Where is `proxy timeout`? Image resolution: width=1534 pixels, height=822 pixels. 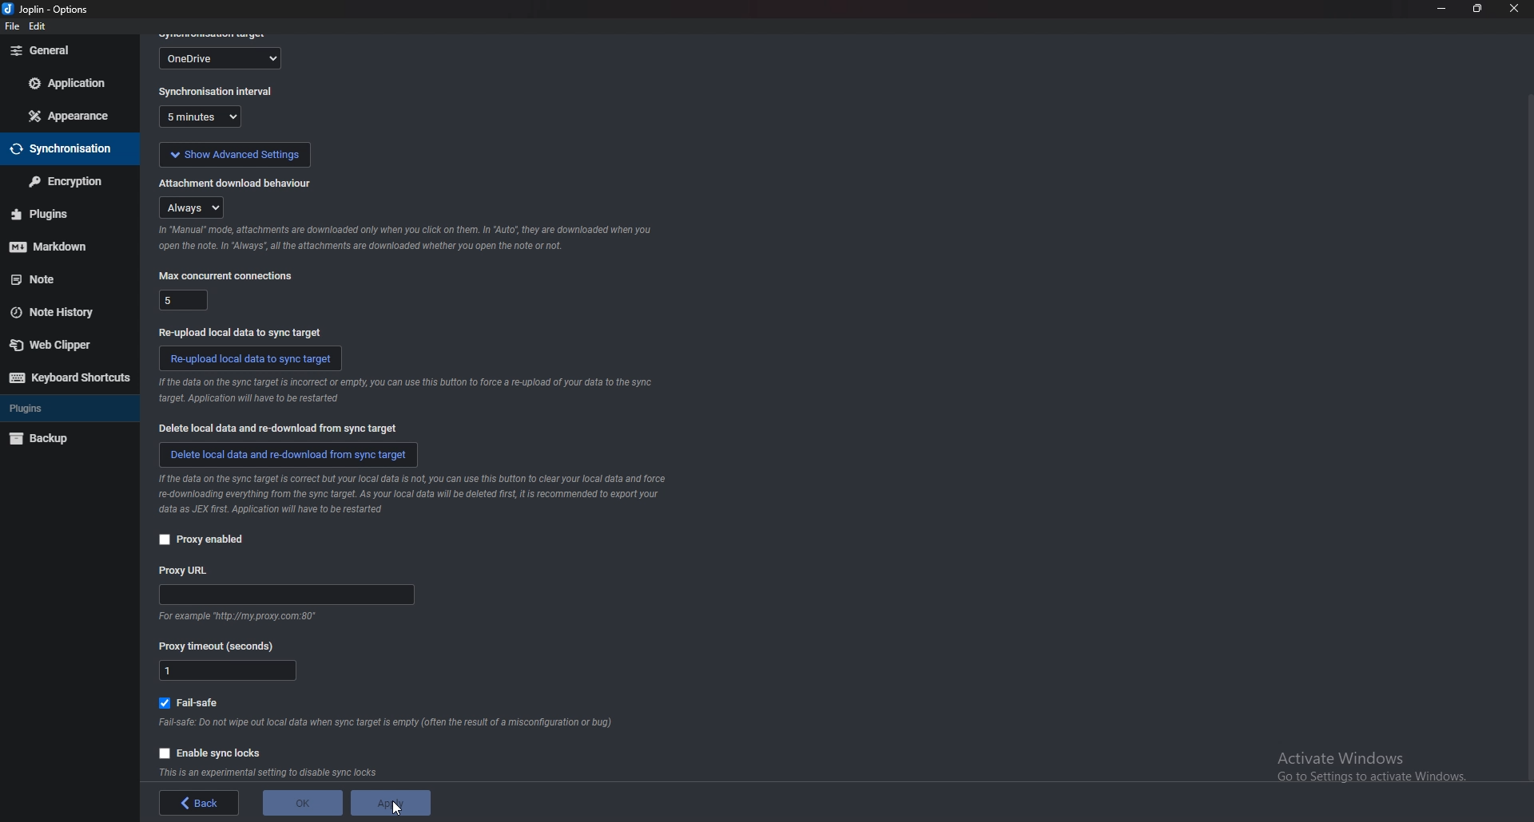 proxy timeout is located at coordinates (229, 672).